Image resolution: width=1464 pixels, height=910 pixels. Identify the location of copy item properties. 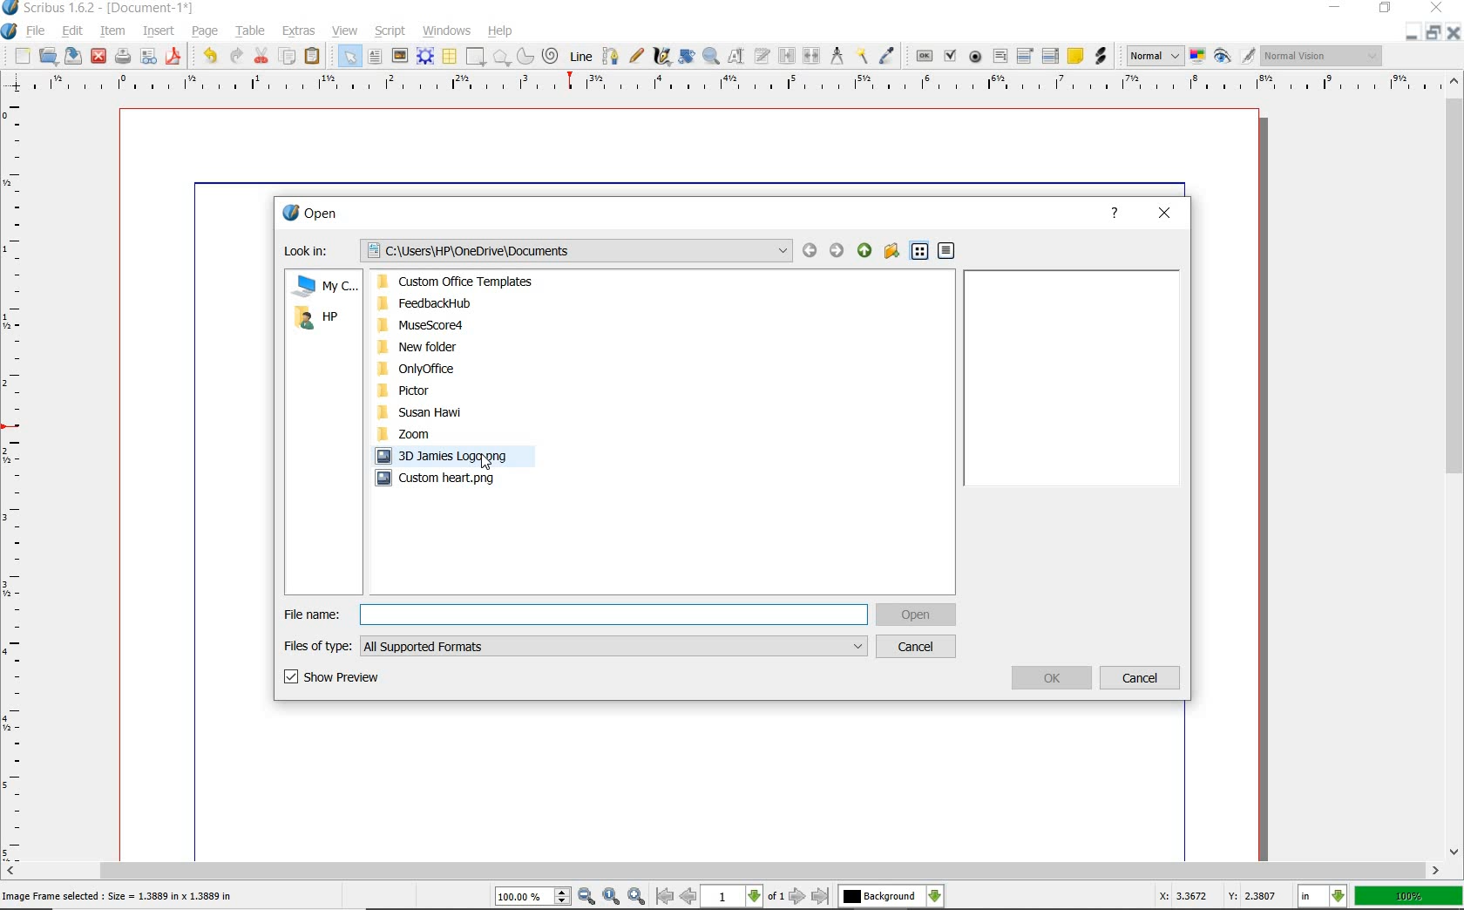
(862, 55).